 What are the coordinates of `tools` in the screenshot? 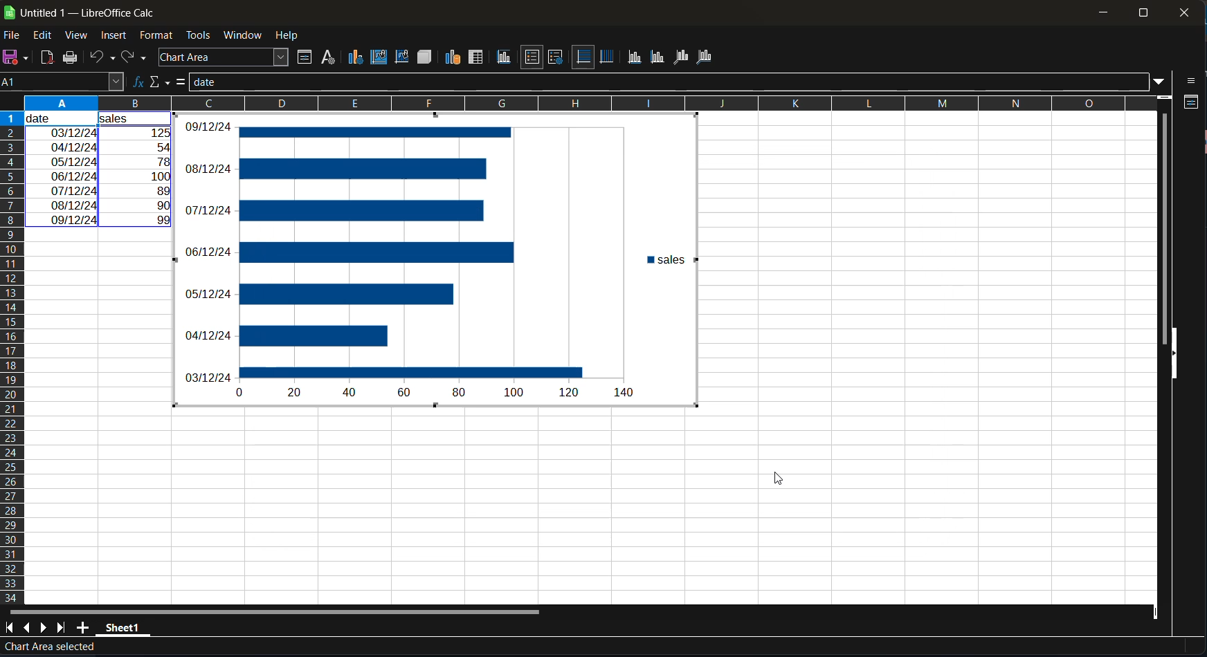 It's located at (197, 35).